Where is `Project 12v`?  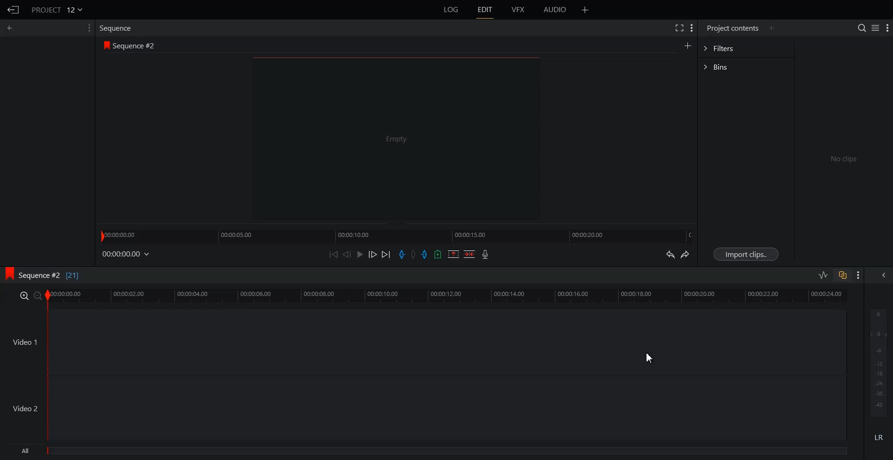 Project 12v is located at coordinates (57, 9).